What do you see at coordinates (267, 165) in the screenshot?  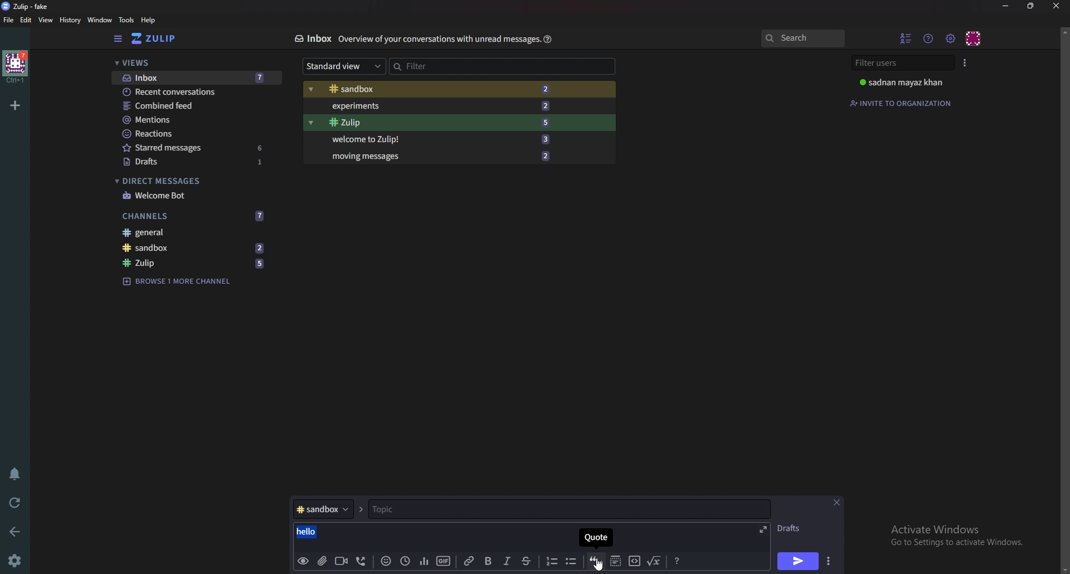 I see `1` at bounding box center [267, 165].